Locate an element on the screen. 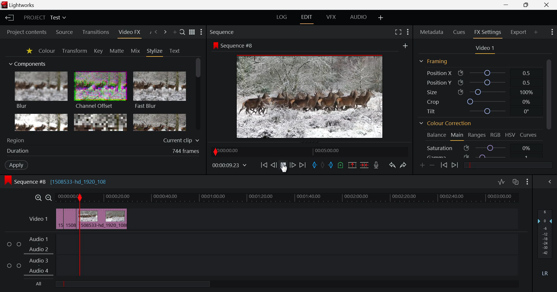  Add Layout is located at coordinates (380, 18).